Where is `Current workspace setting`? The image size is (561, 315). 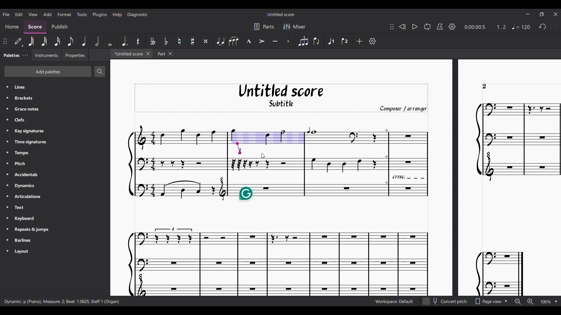
Current workspace setting is located at coordinates (394, 301).